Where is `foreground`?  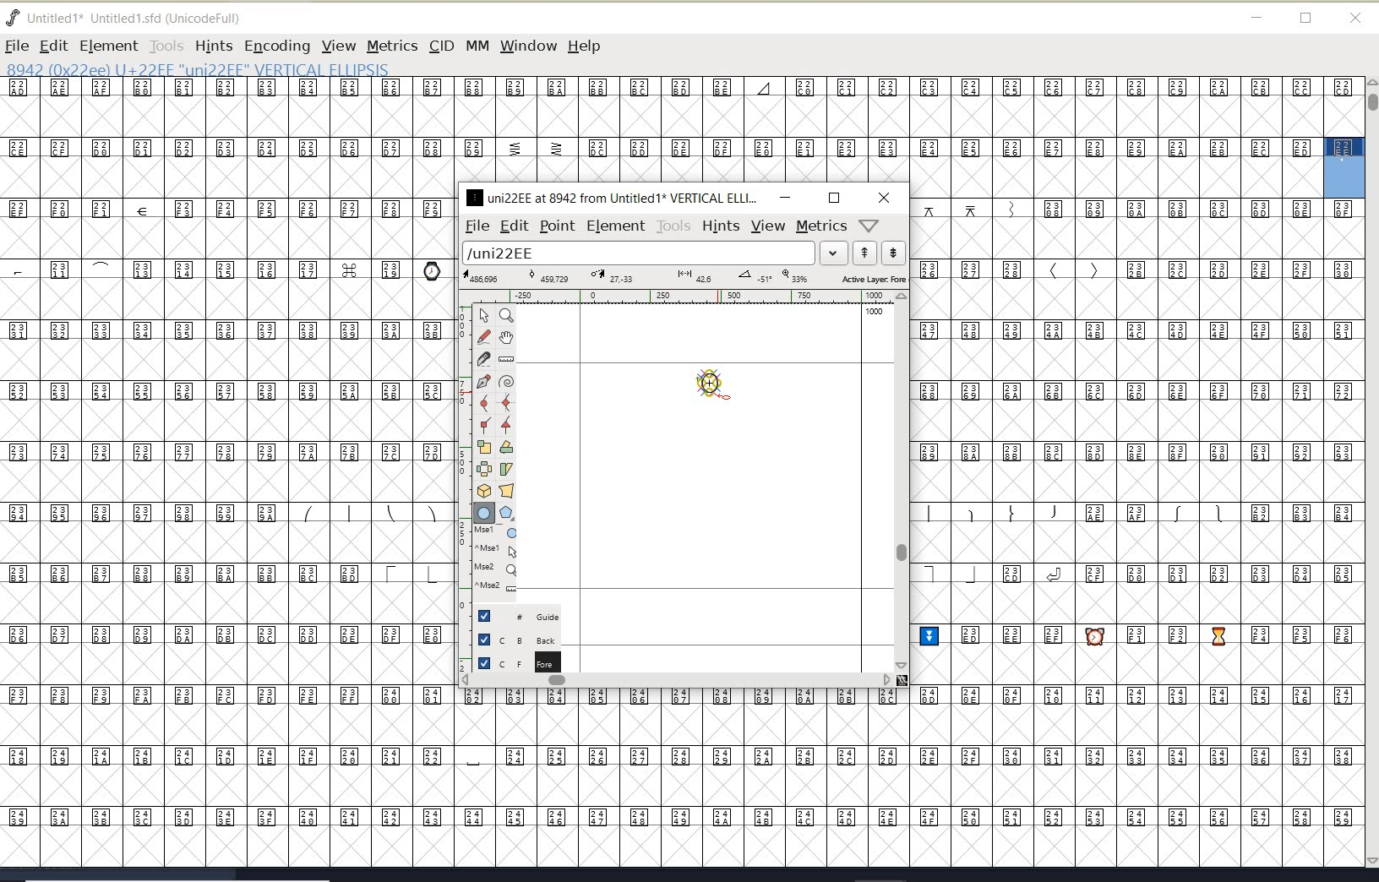
foreground is located at coordinates (517, 661).